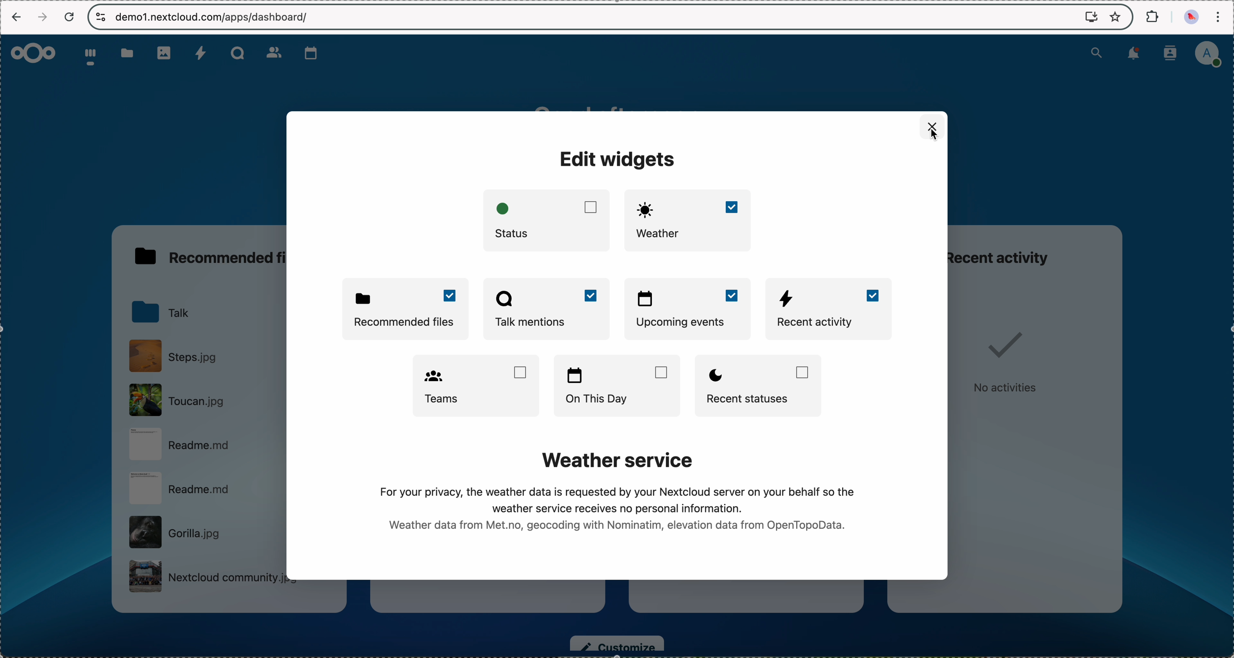  Describe the element at coordinates (1190, 19) in the screenshot. I see `profile picture` at that location.